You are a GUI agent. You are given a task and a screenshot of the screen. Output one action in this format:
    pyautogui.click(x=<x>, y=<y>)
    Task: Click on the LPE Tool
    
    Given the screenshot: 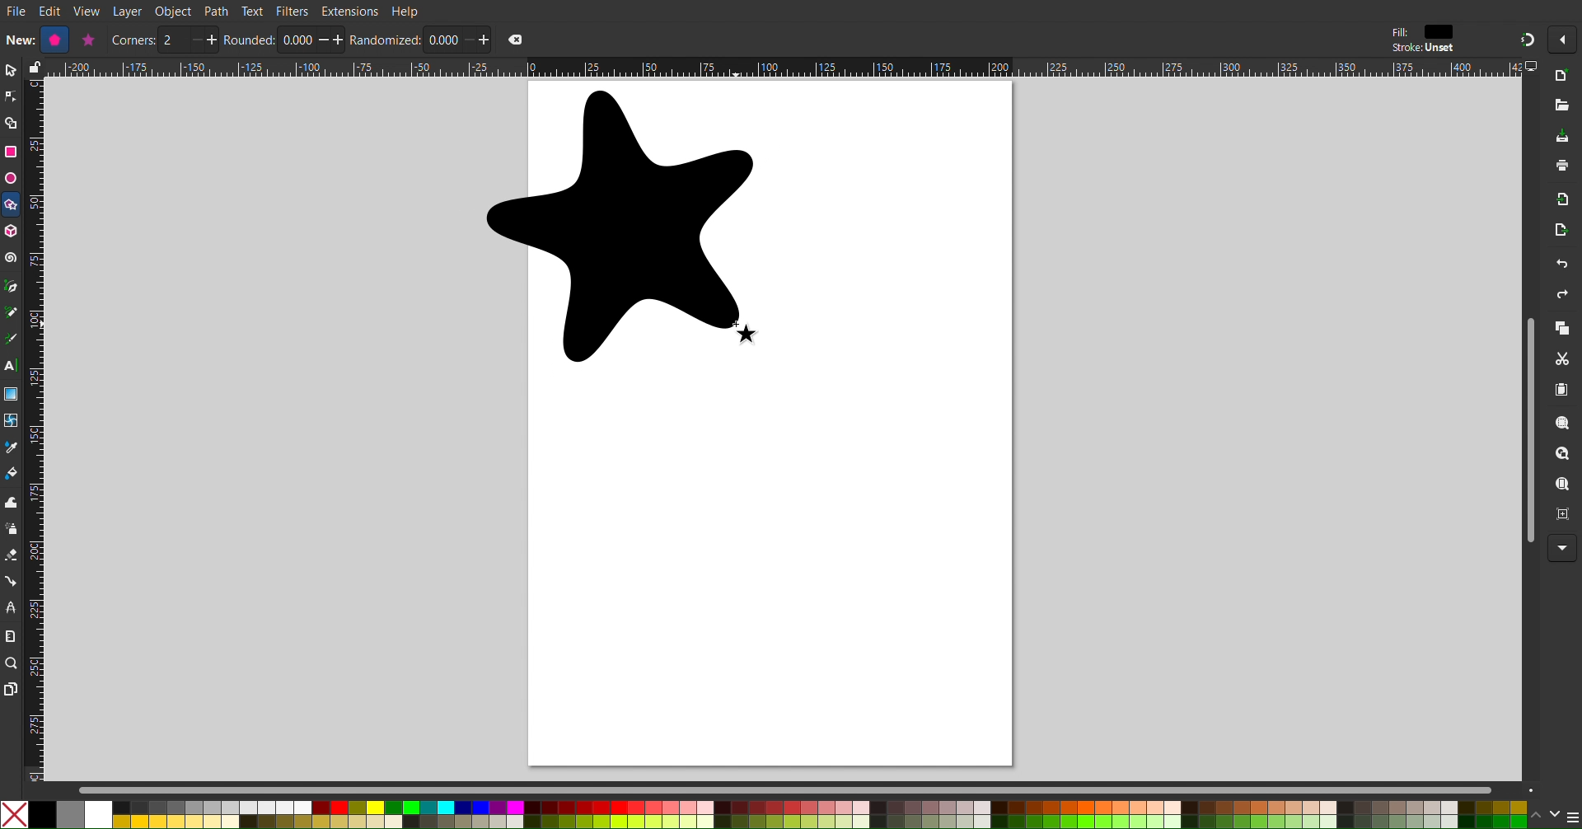 What is the action you would take?
    pyautogui.click(x=11, y=607)
    